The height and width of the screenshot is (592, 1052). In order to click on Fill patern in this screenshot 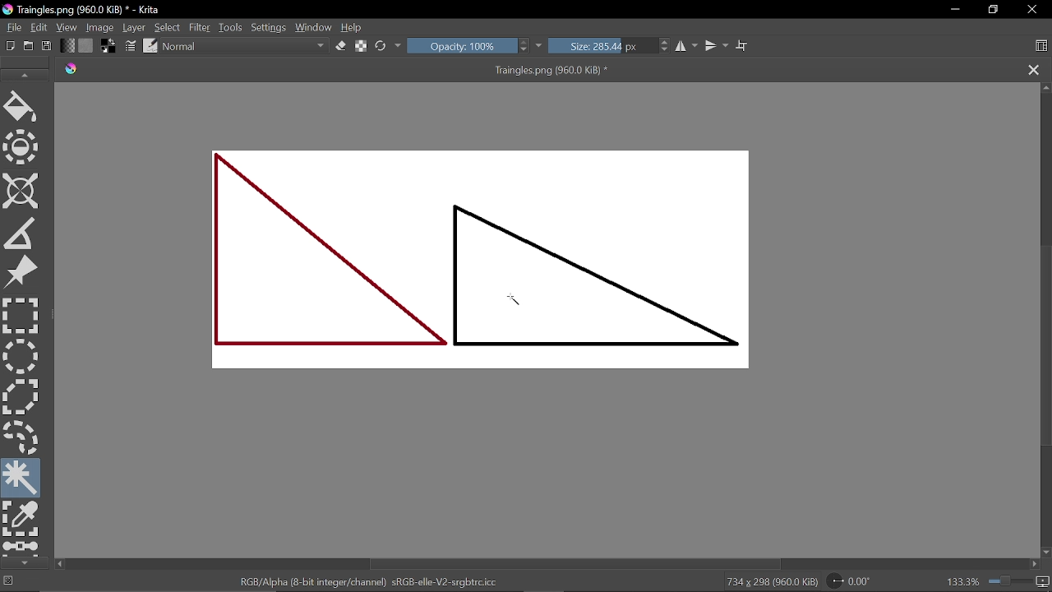, I will do `click(86, 46)`.